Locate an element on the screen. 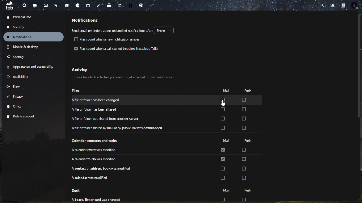  mail is located at coordinates (228, 190).